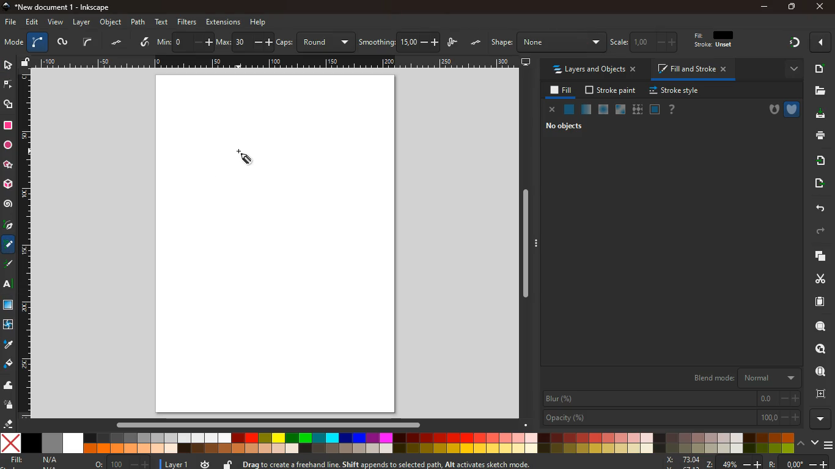 Image resolution: width=835 pixels, height=469 pixels. Describe the element at coordinates (569, 111) in the screenshot. I see `normal` at that location.